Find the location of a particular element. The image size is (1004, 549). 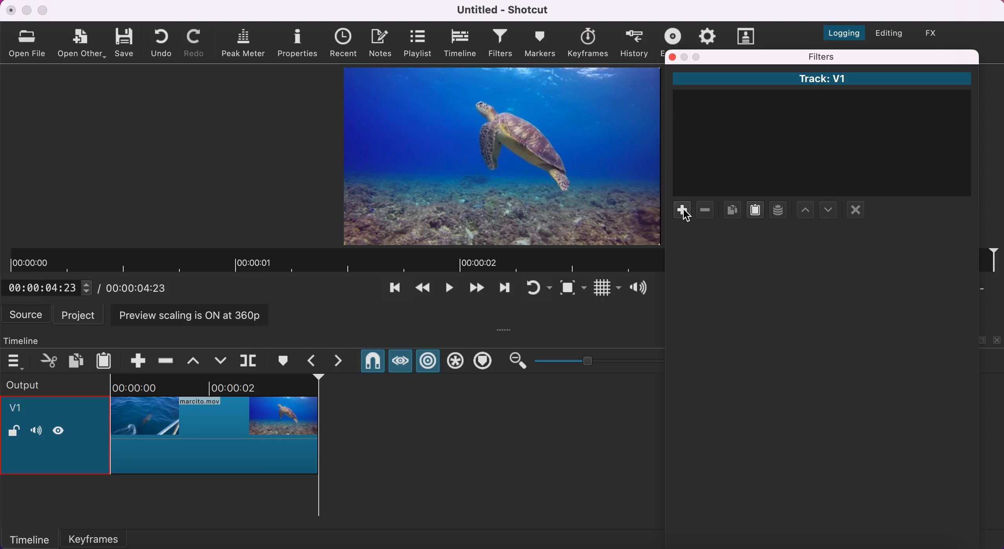

total duration is located at coordinates (141, 288).